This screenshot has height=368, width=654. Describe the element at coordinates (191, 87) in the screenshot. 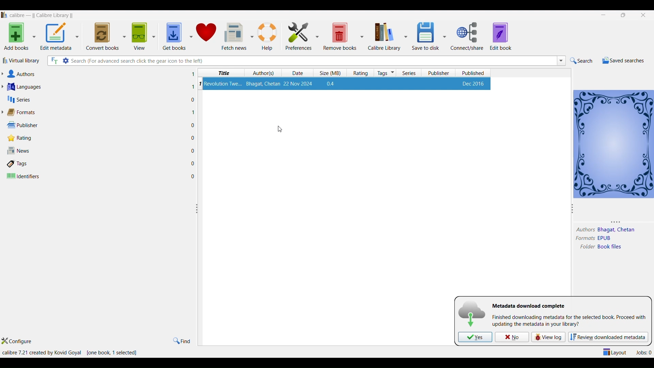

I see `1` at that location.